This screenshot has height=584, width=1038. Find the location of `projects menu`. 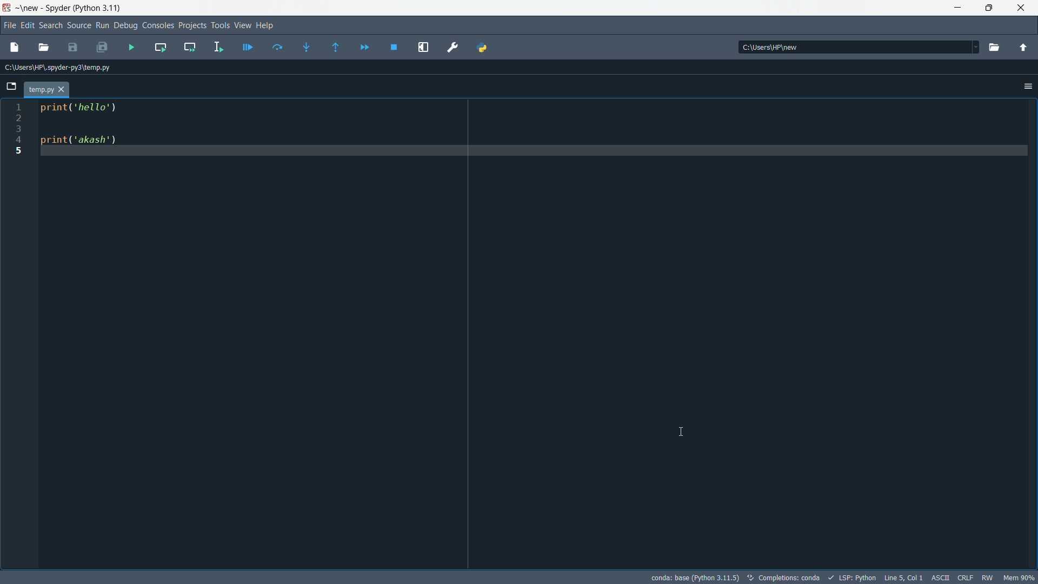

projects menu is located at coordinates (192, 25).